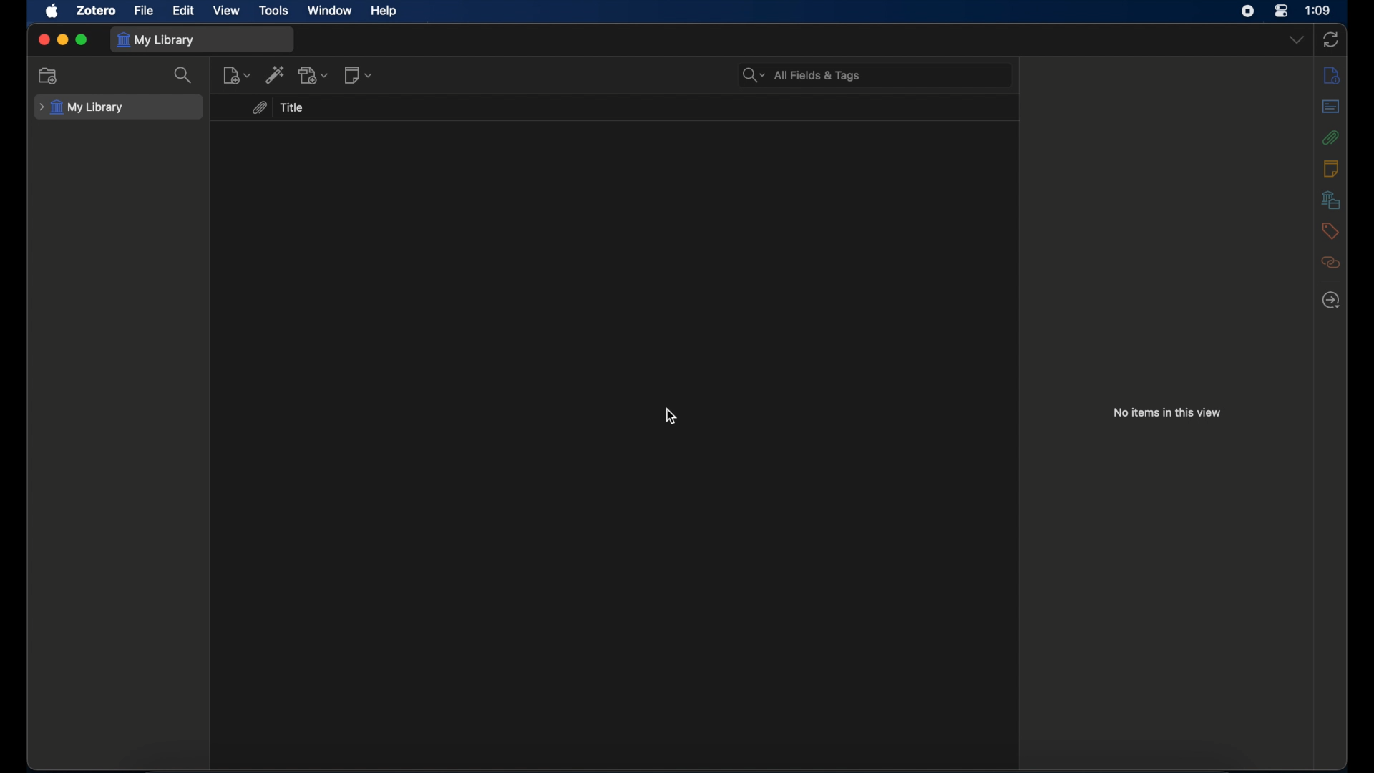 The height and width of the screenshot is (773, 1374). I want to click on control center, so click(1281, 11).